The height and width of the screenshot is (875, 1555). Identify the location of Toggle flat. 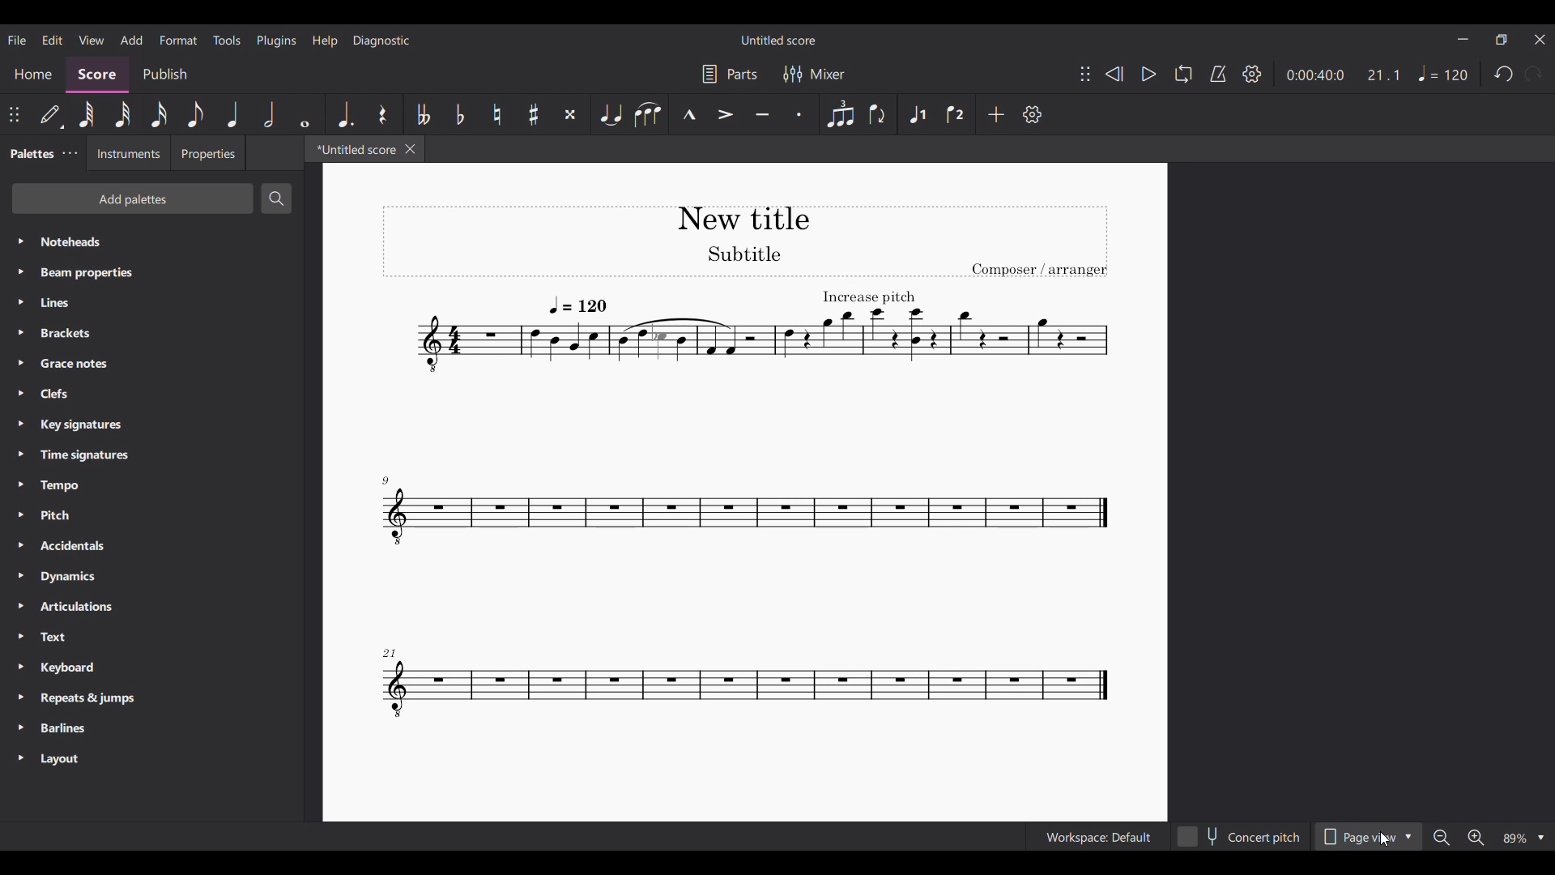
(460, 114).